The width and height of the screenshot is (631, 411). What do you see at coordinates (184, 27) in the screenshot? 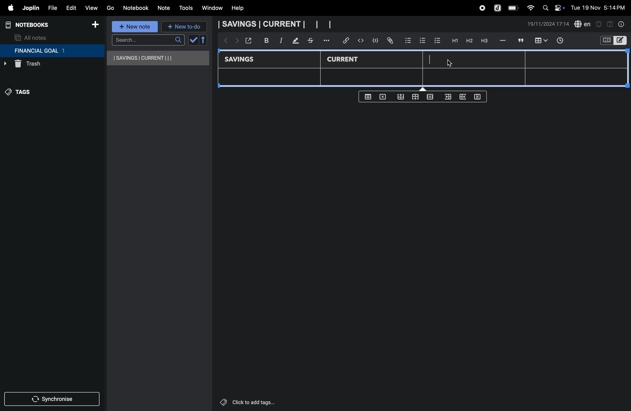
I see `new to-do` at bounding box center [184, 27].